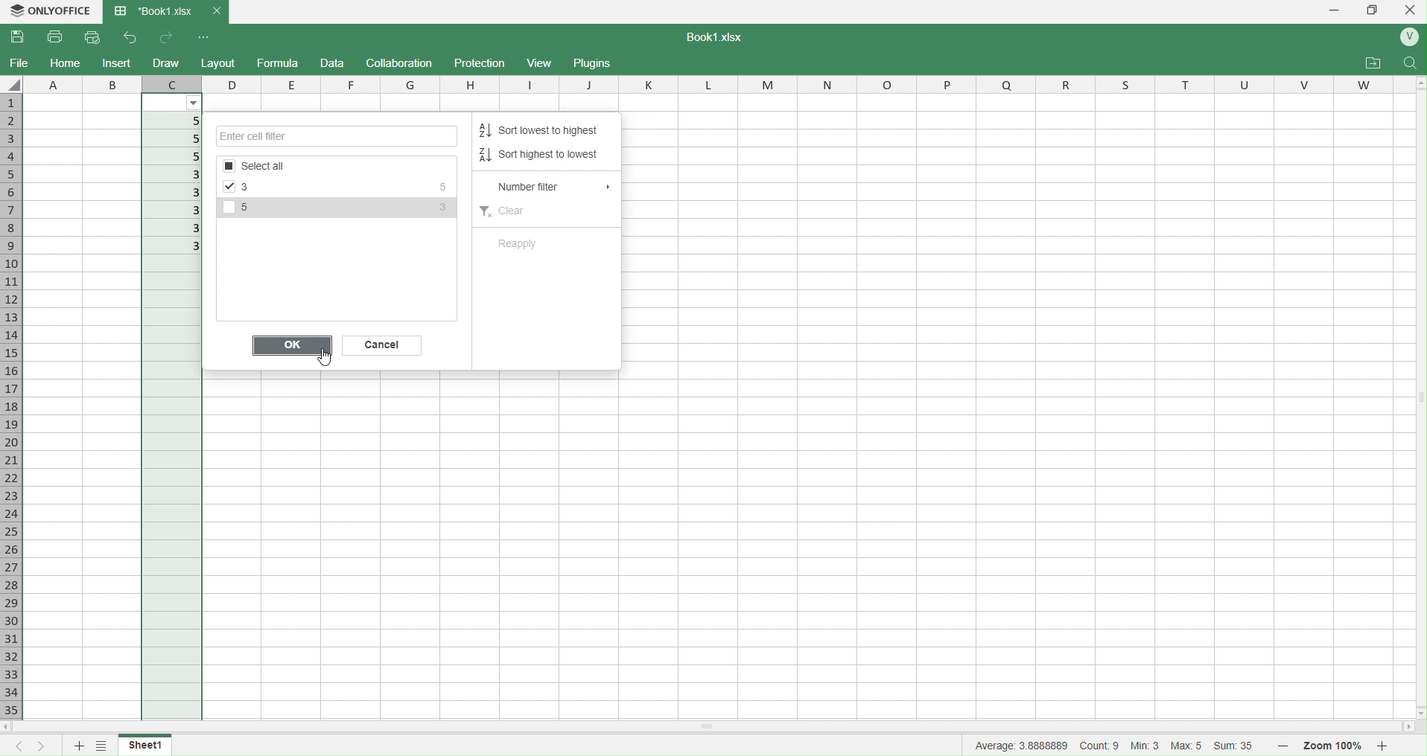 The height and width of the screenshot is (756, 1427). What do you see at coordinates (1412, 10) in the screenshot?
I see `Close` at bounding box center [1412, 10].